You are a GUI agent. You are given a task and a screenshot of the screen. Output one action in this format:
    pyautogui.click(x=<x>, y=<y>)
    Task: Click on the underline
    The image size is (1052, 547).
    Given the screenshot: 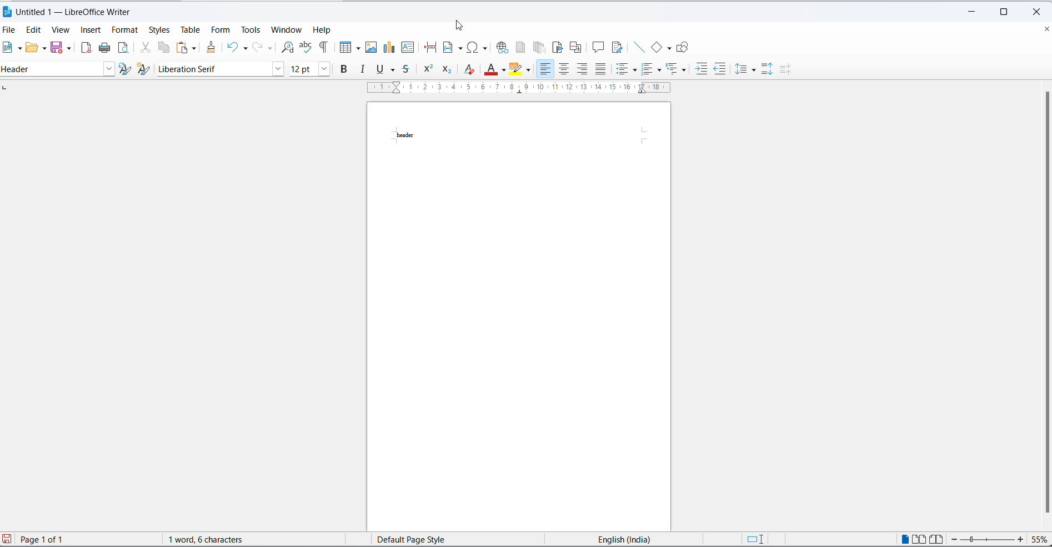 What is the action you would take?
    pyautogui.click(x=394, y=70)
    